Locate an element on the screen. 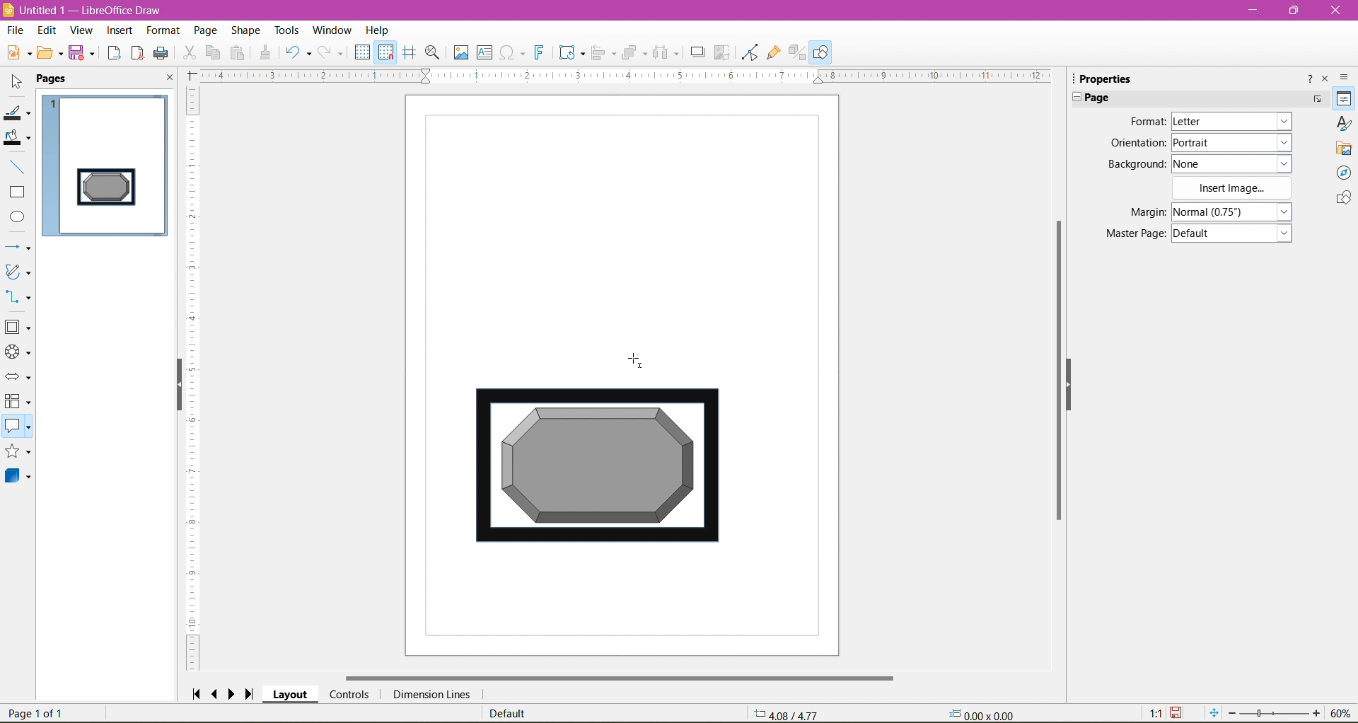  Toggle Point Edit Mode is located at coordinates (748, 54).